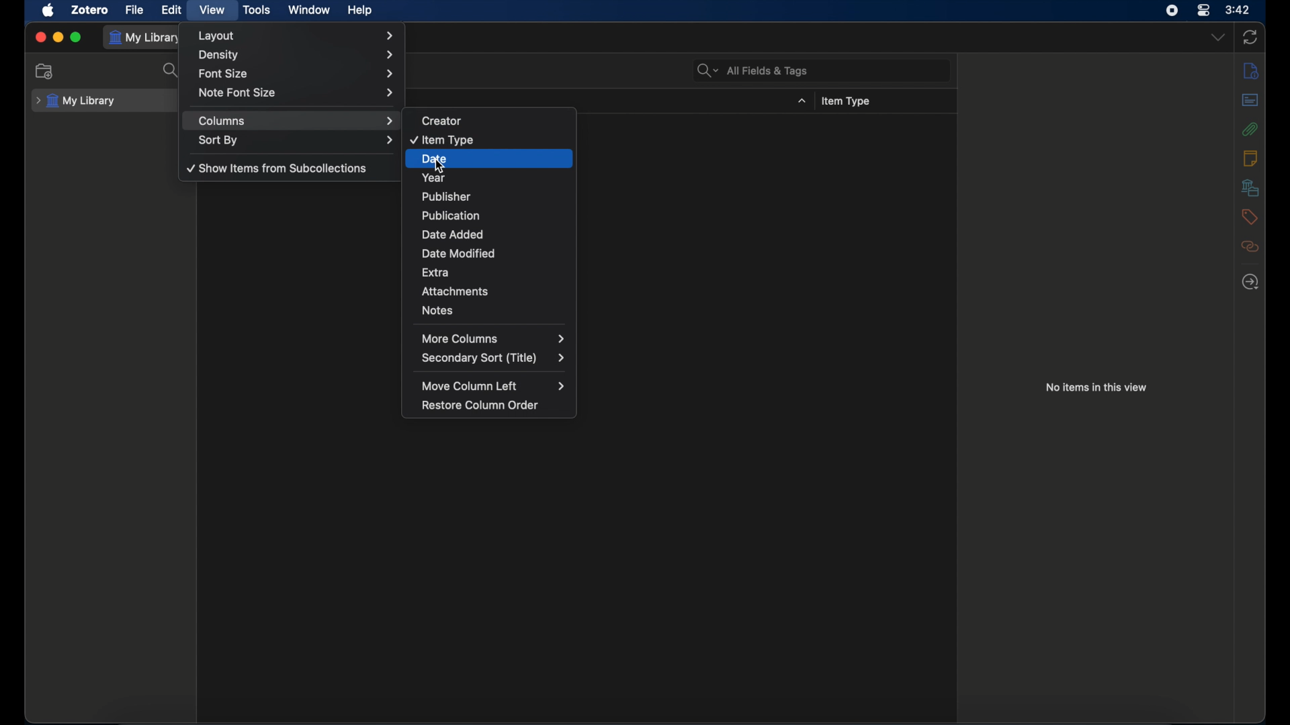  I want to click on attachments, so click(493, 292).